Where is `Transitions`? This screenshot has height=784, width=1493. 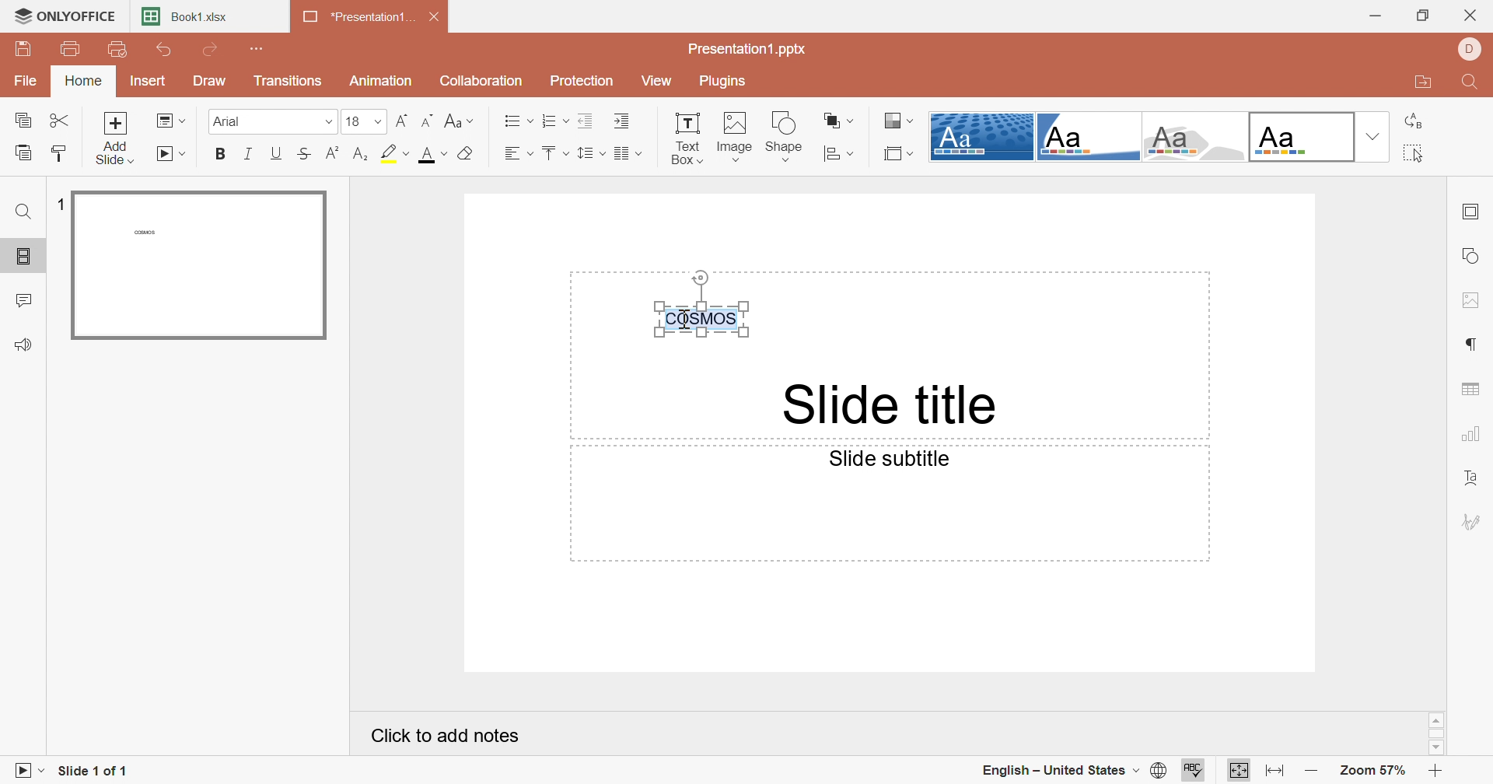 Transitions is located at coordinates (288, 82).